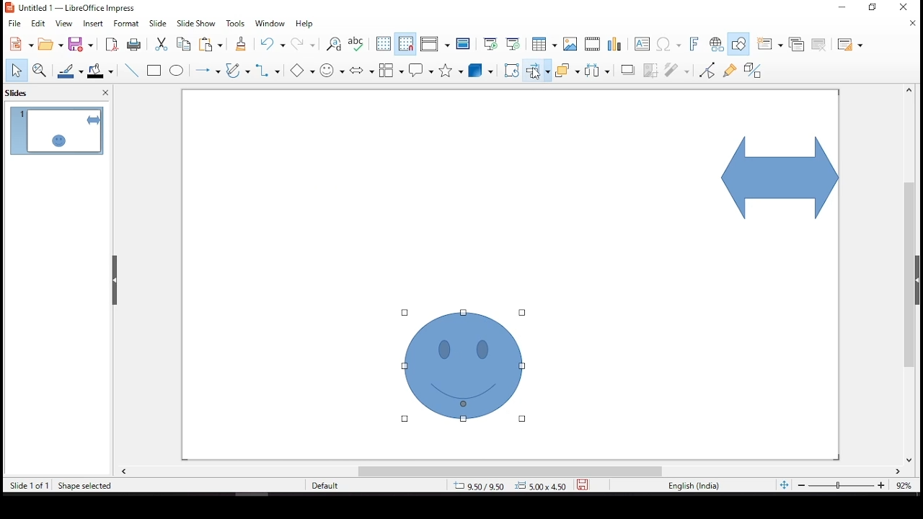 The image size is (923, 519). What do you see at coordinates (914, 275) in the screenshot?
I see `scroll bar` at bounding box center [914, 275].